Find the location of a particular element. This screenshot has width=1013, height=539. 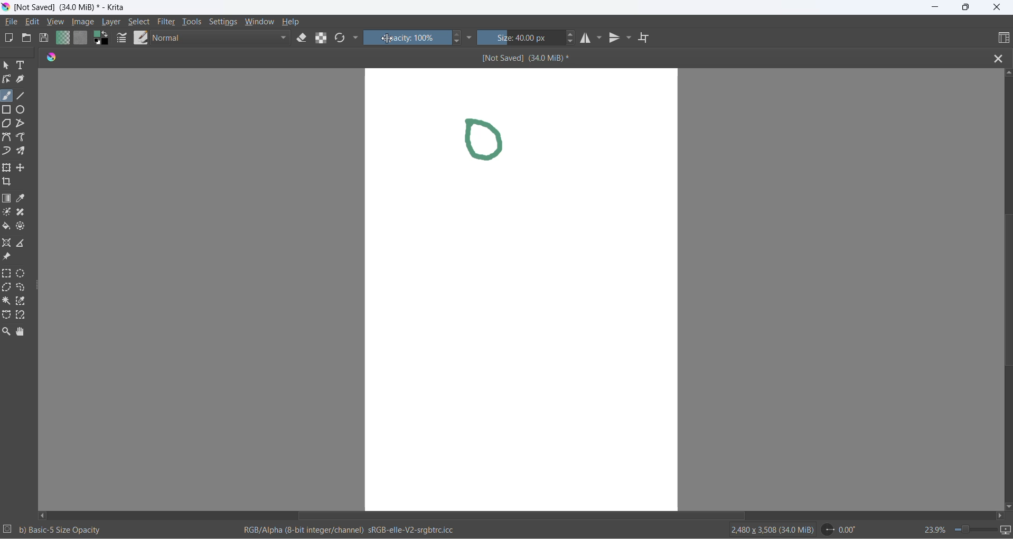

tools is located at coordinates (193, 22).